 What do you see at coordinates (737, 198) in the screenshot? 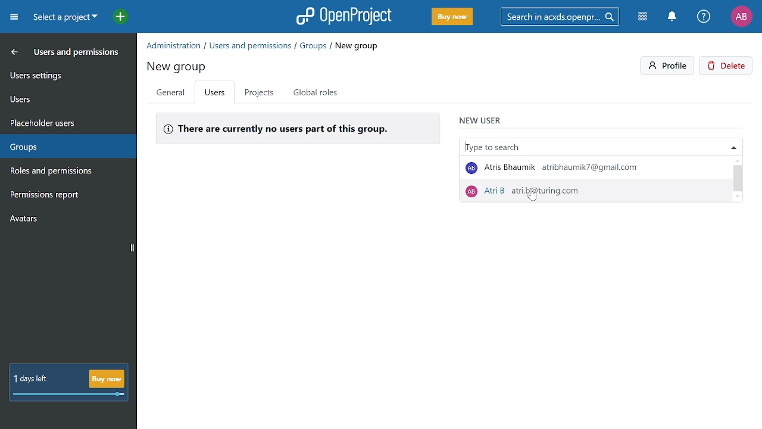
I see `Move down` at bounding box center [737, 198].